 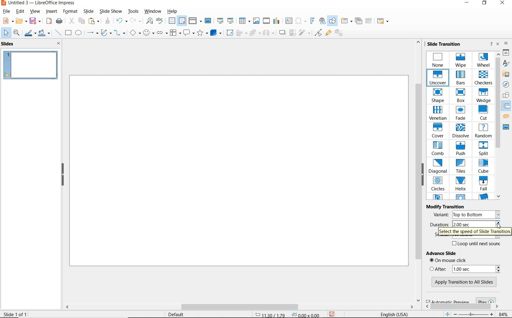 What do you see at coordinates (498, 226) in the screenshot?
I see `cursor` at bounding box center [498, 226].